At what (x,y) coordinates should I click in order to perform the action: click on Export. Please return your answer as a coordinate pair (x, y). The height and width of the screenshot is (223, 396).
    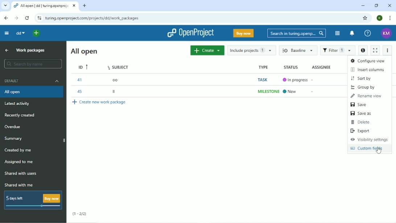
    Looking at the image, I should click on (362, 131).